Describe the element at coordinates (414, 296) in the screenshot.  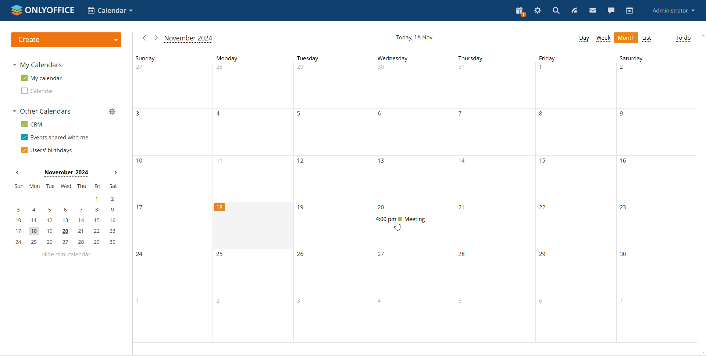
I see `wednesday` at that location.